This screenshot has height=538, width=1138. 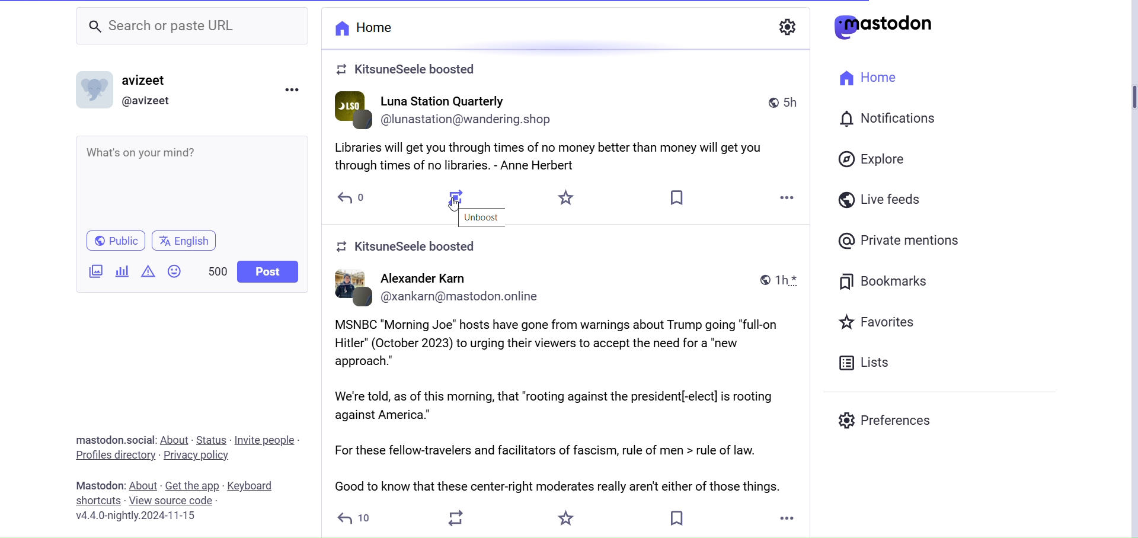 What do you see at coordinates (116, 456) in the screenshot?
I see `Profiles Directory` at bounding box center [116, 456].